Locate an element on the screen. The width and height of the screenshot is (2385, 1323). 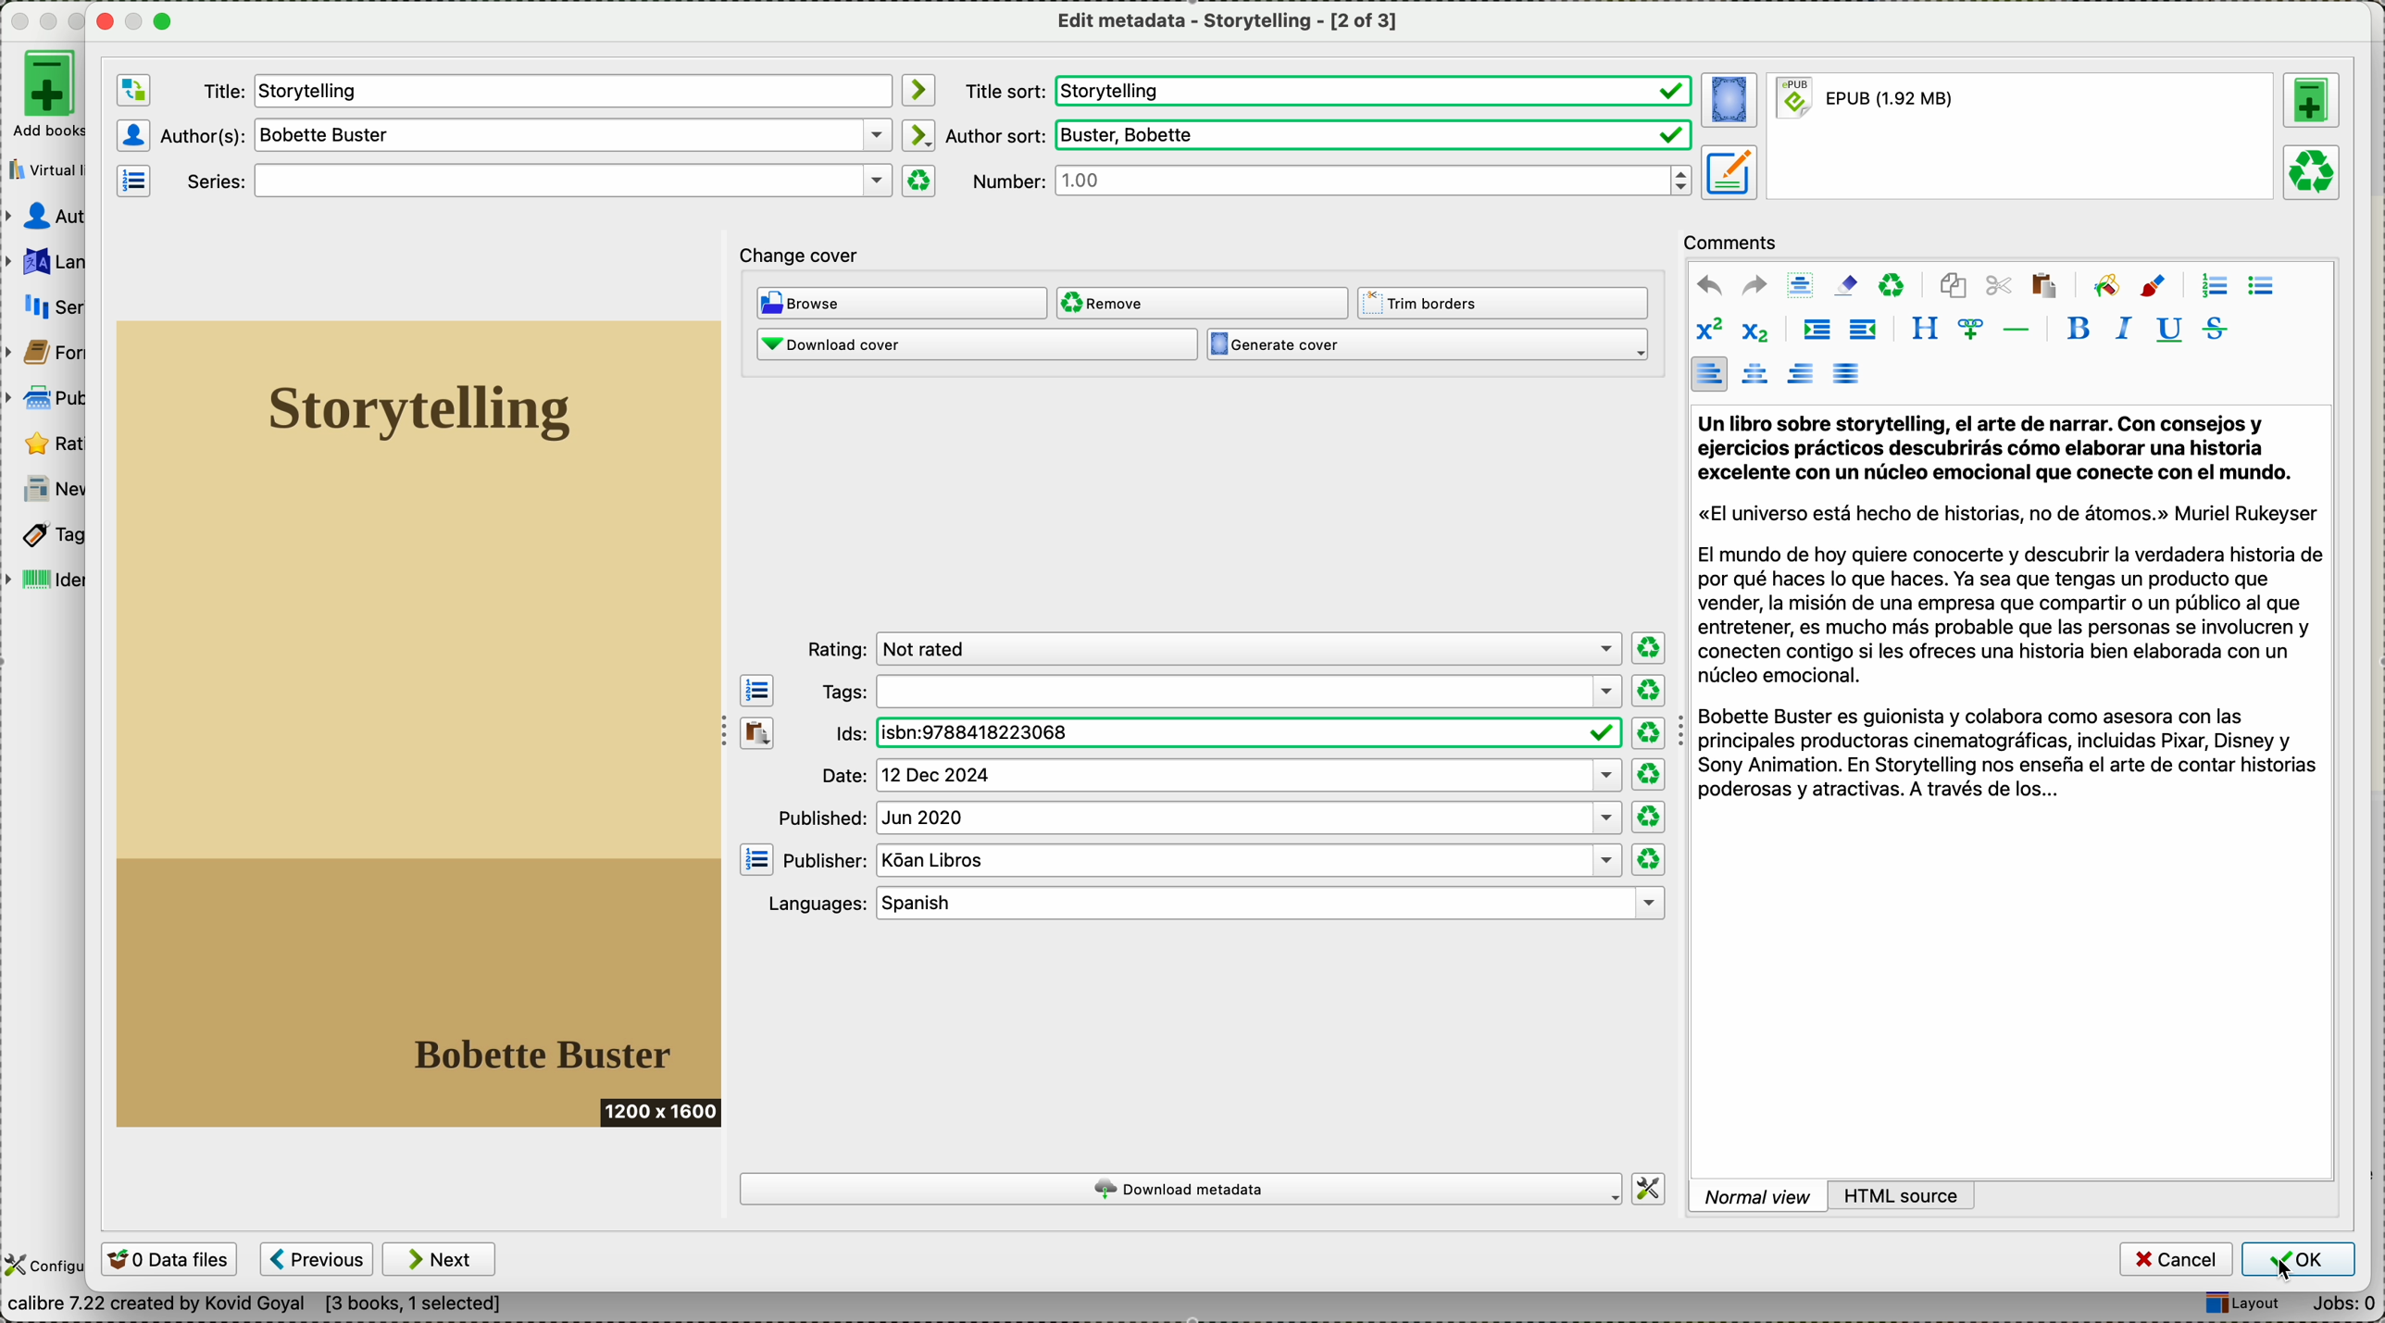
icon is located at coordinates (134, 134).